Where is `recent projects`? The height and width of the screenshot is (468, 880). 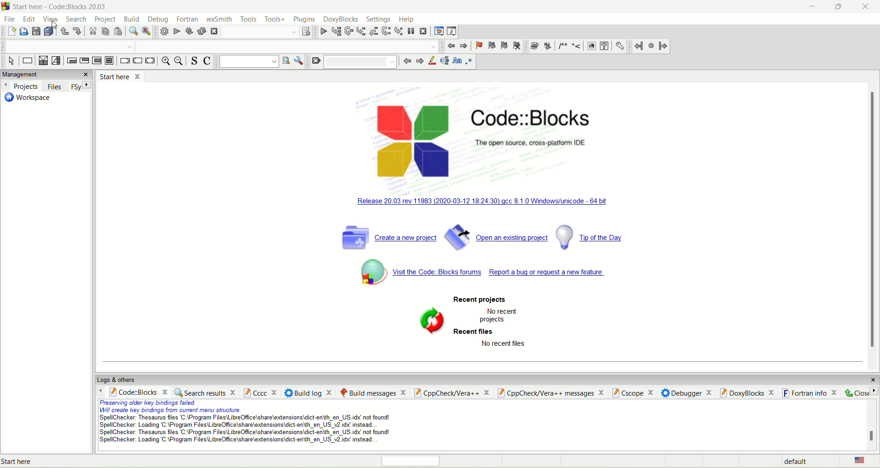 recent projects is located at coordinates (480, 299).